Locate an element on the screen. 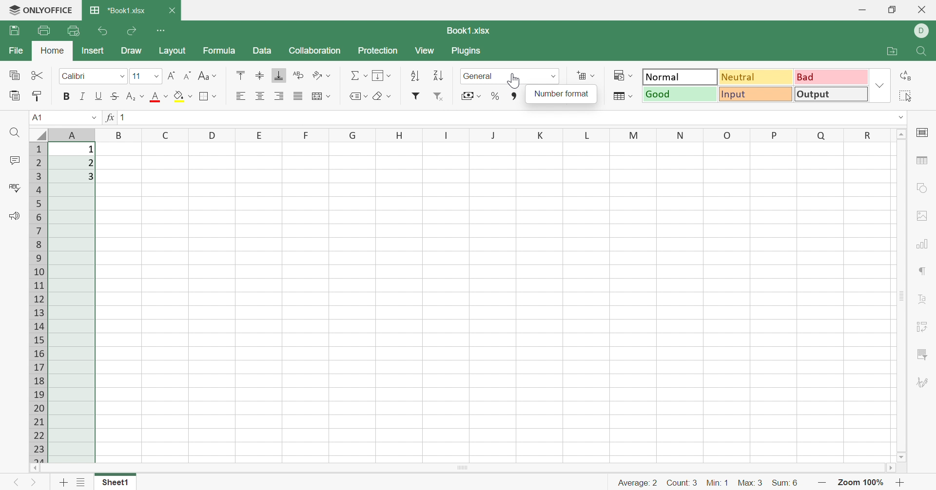 This screenshot has height=490, width=936. Font is located at coordinates (148, 75).